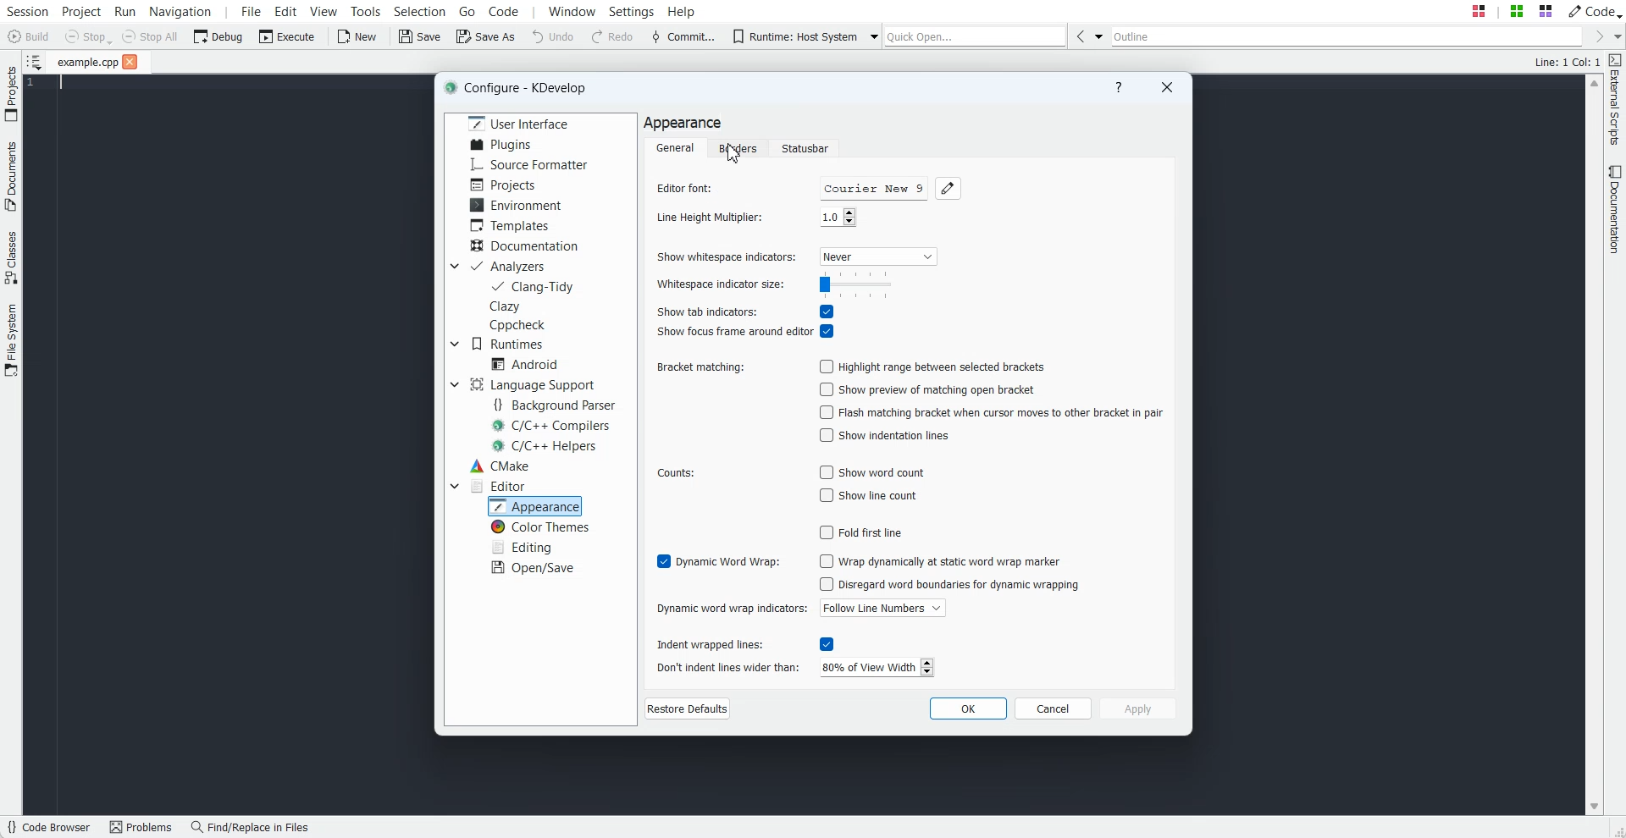 This screenshot has height=838, width=1626. What do you see at coordinates (805, 147) in the screenshot?
I see `Statusbar` at bounding box center [805, 147].